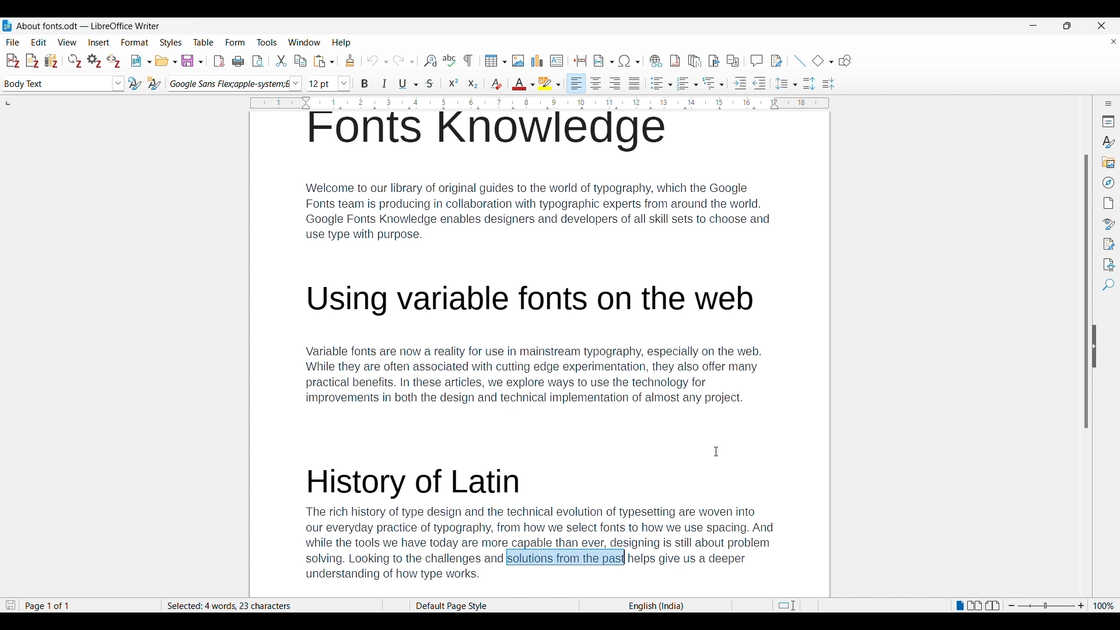  I want to click on Insert footnote, so click(675, 61).